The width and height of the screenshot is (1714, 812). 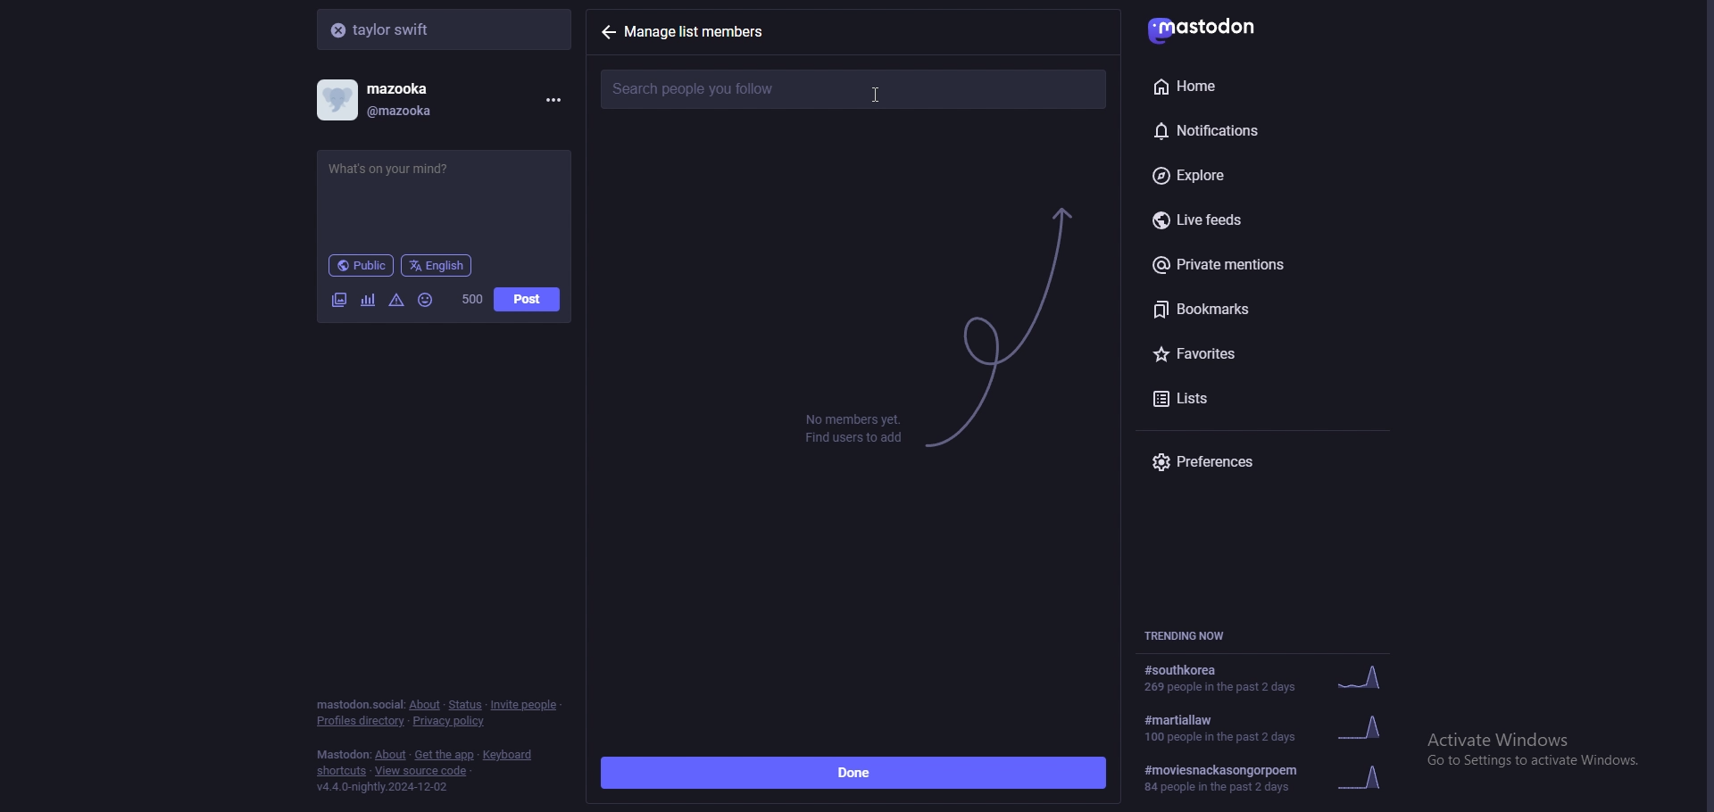 What do you see at coordinates (703, 31) in the screenshot?
I see `manage list members` at bounding box center [703, 31].